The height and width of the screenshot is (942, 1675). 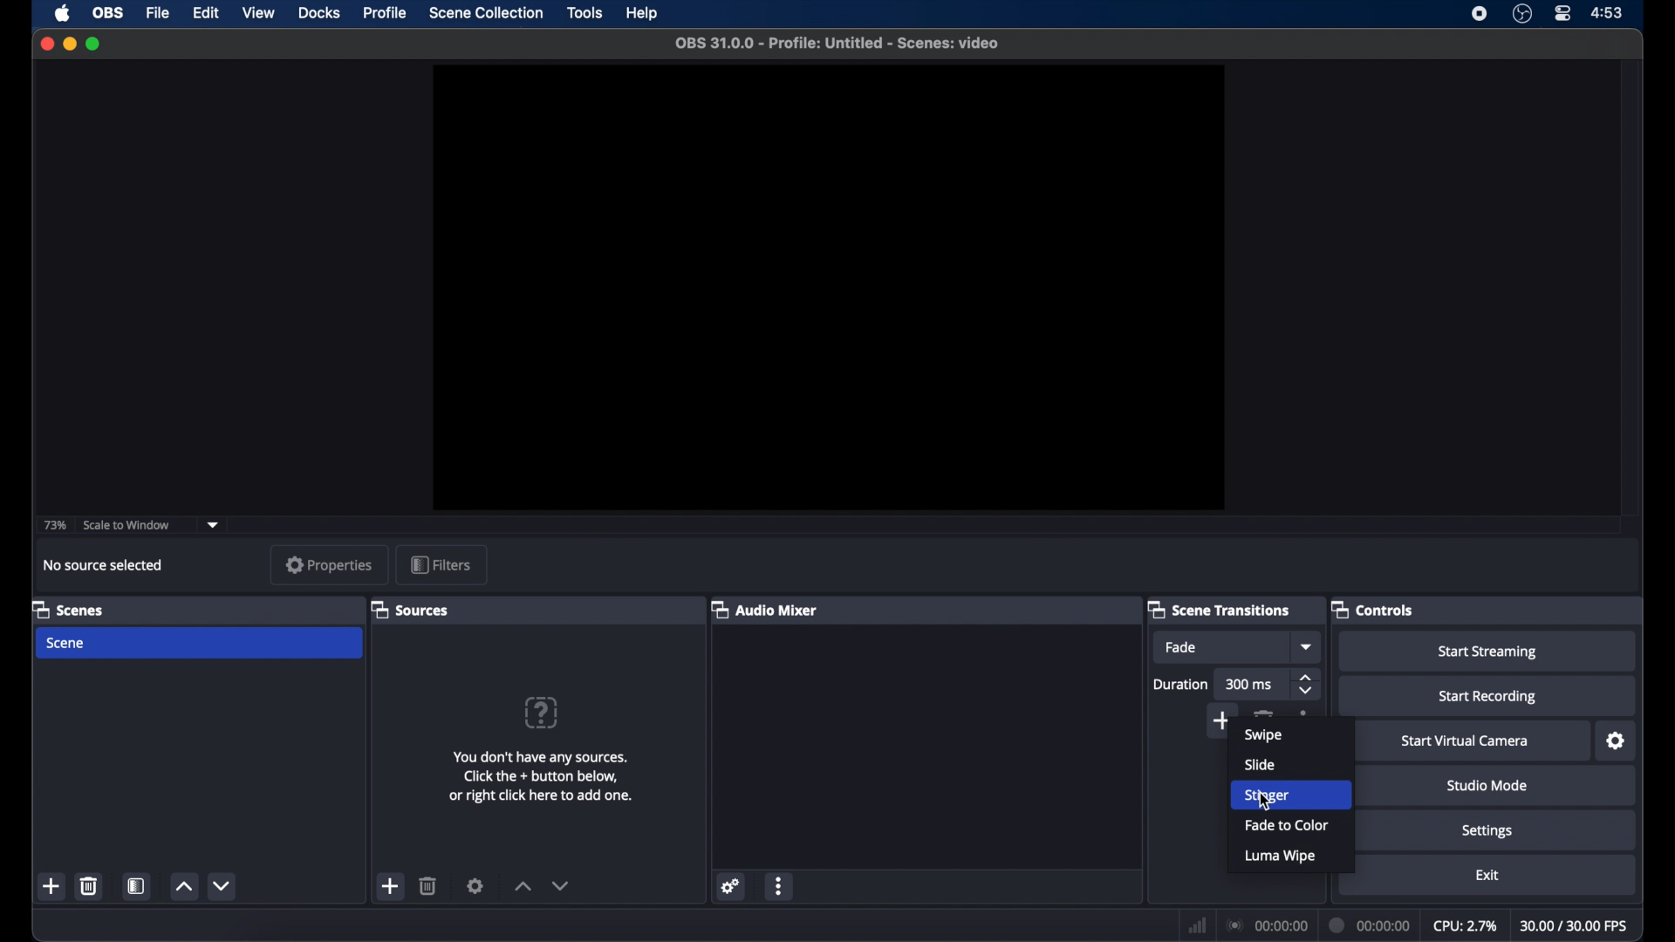 What do you see at coordinates (1265, 925) in the screenshot?
I see `connection` at bounding box center [1265, 925].